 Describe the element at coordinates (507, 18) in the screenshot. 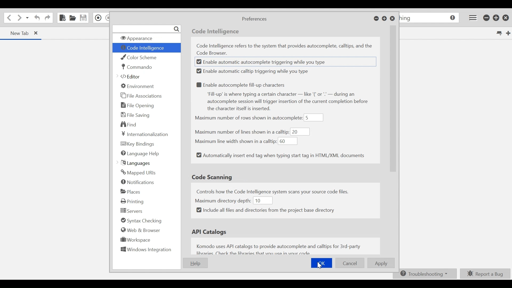

I see `close` at that location.